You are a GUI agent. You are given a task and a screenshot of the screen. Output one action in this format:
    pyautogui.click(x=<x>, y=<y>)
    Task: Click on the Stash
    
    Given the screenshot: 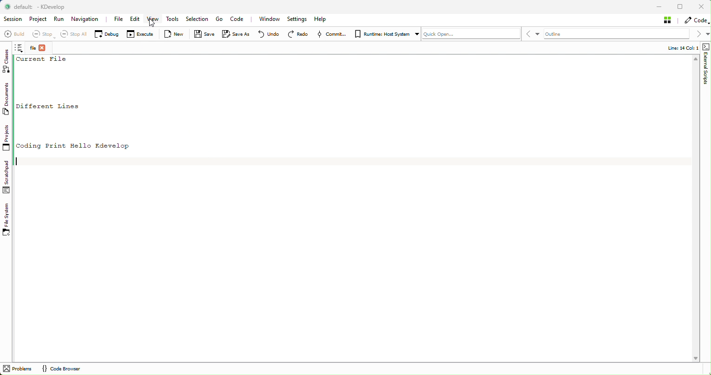 What is the action you would take?
    pyautogui.click(x=668, y=20)
    